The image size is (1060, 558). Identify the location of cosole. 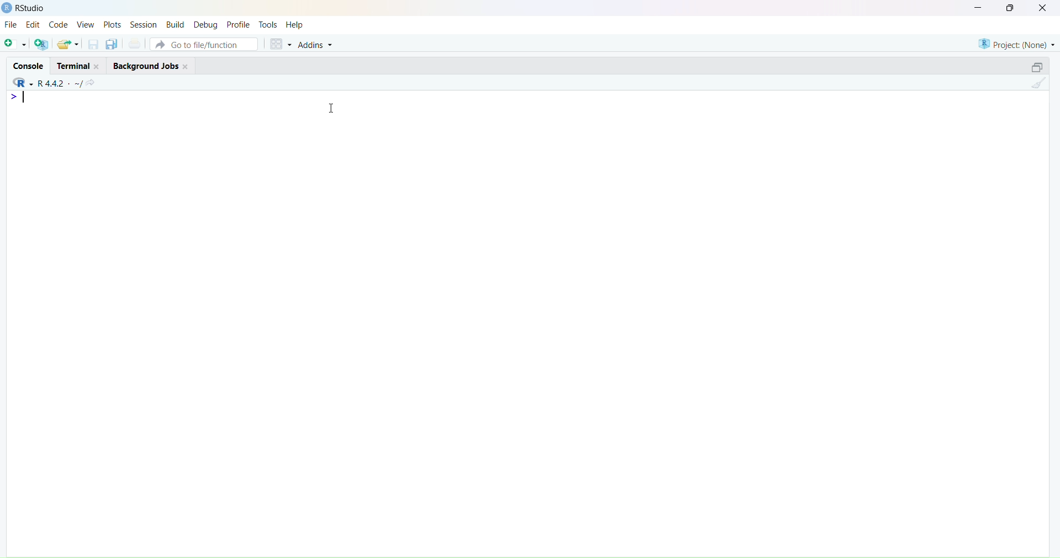
(29, 66).